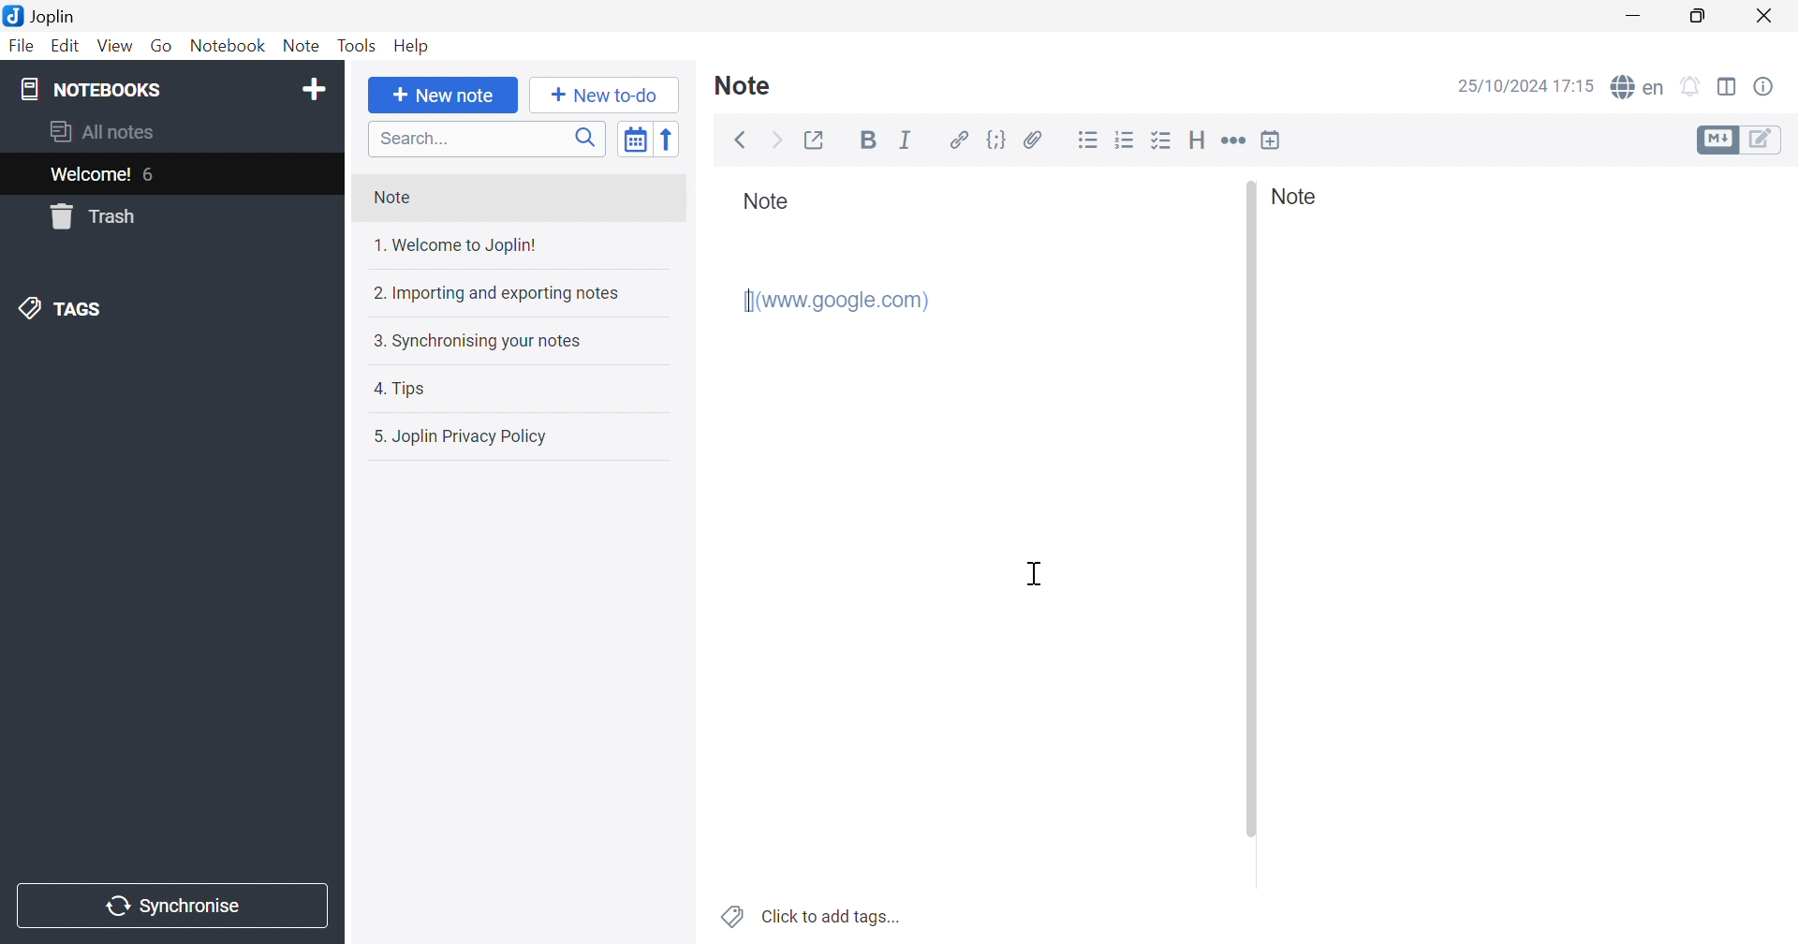  I want to click on Note, so click(303, 47).